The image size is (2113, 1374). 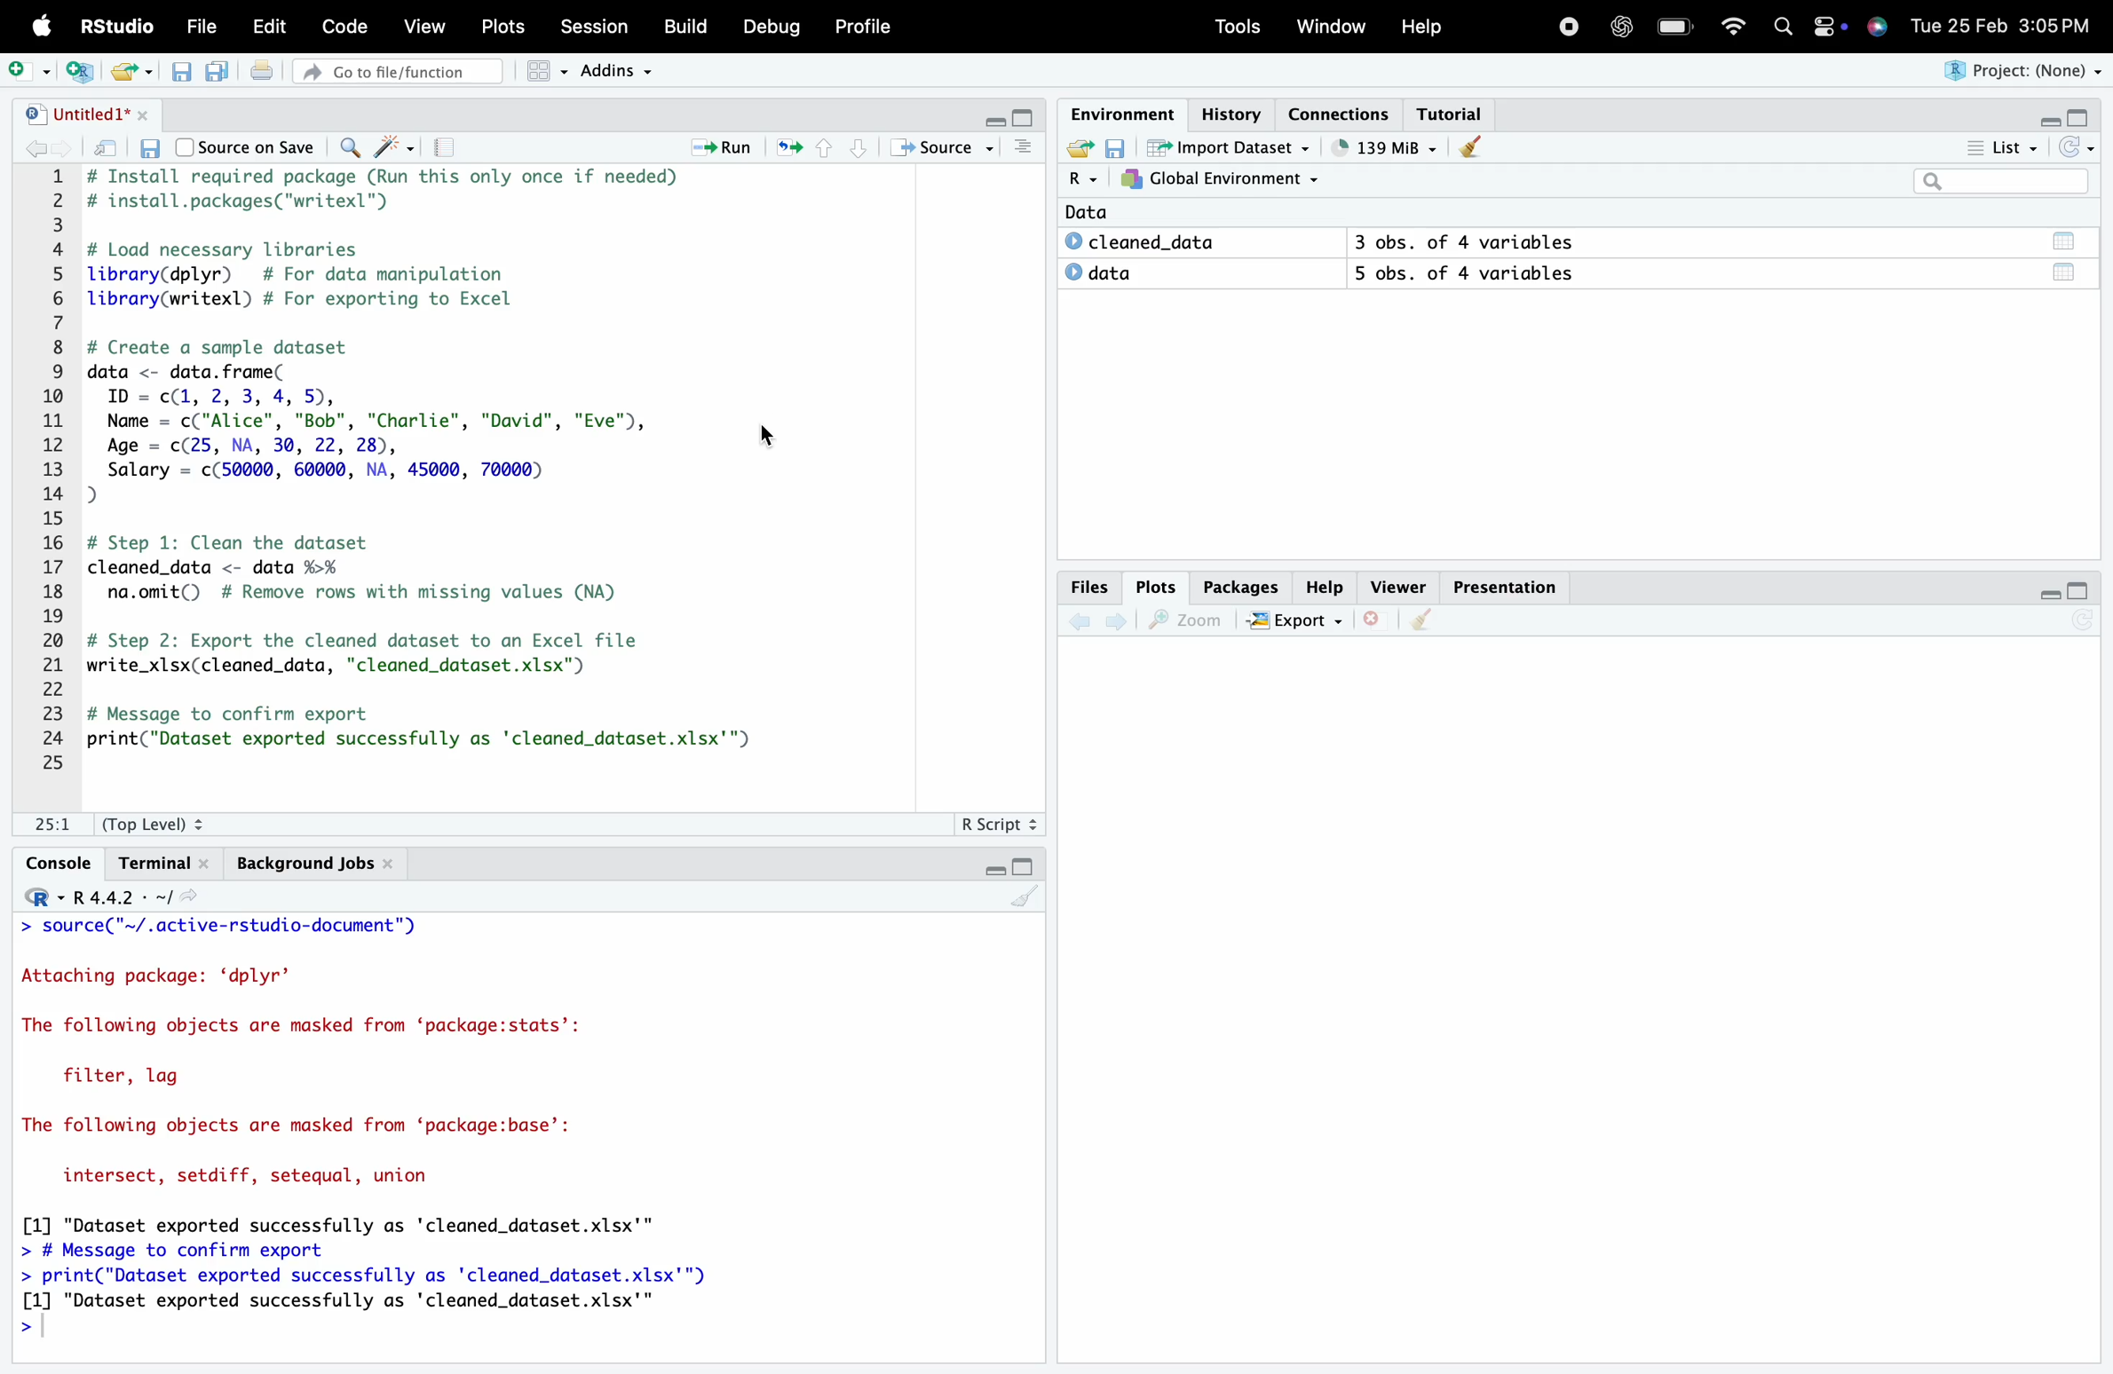 I want to click on Maximize/Restore, so click(x=2079, y=114).